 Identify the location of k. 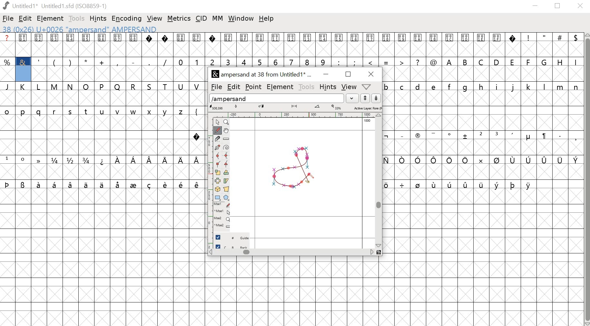
(528, 87).